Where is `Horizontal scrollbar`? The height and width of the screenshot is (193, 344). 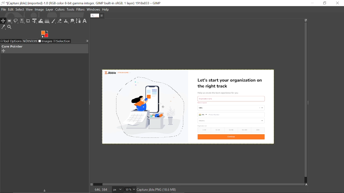
Horizontal scrollbar is located at coordinates (204, 184).